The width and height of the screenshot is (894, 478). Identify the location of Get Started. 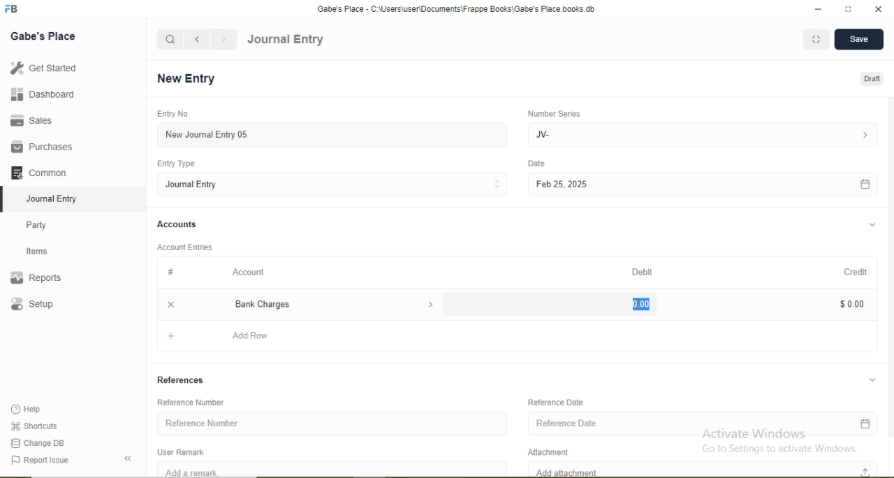
(42, 68).